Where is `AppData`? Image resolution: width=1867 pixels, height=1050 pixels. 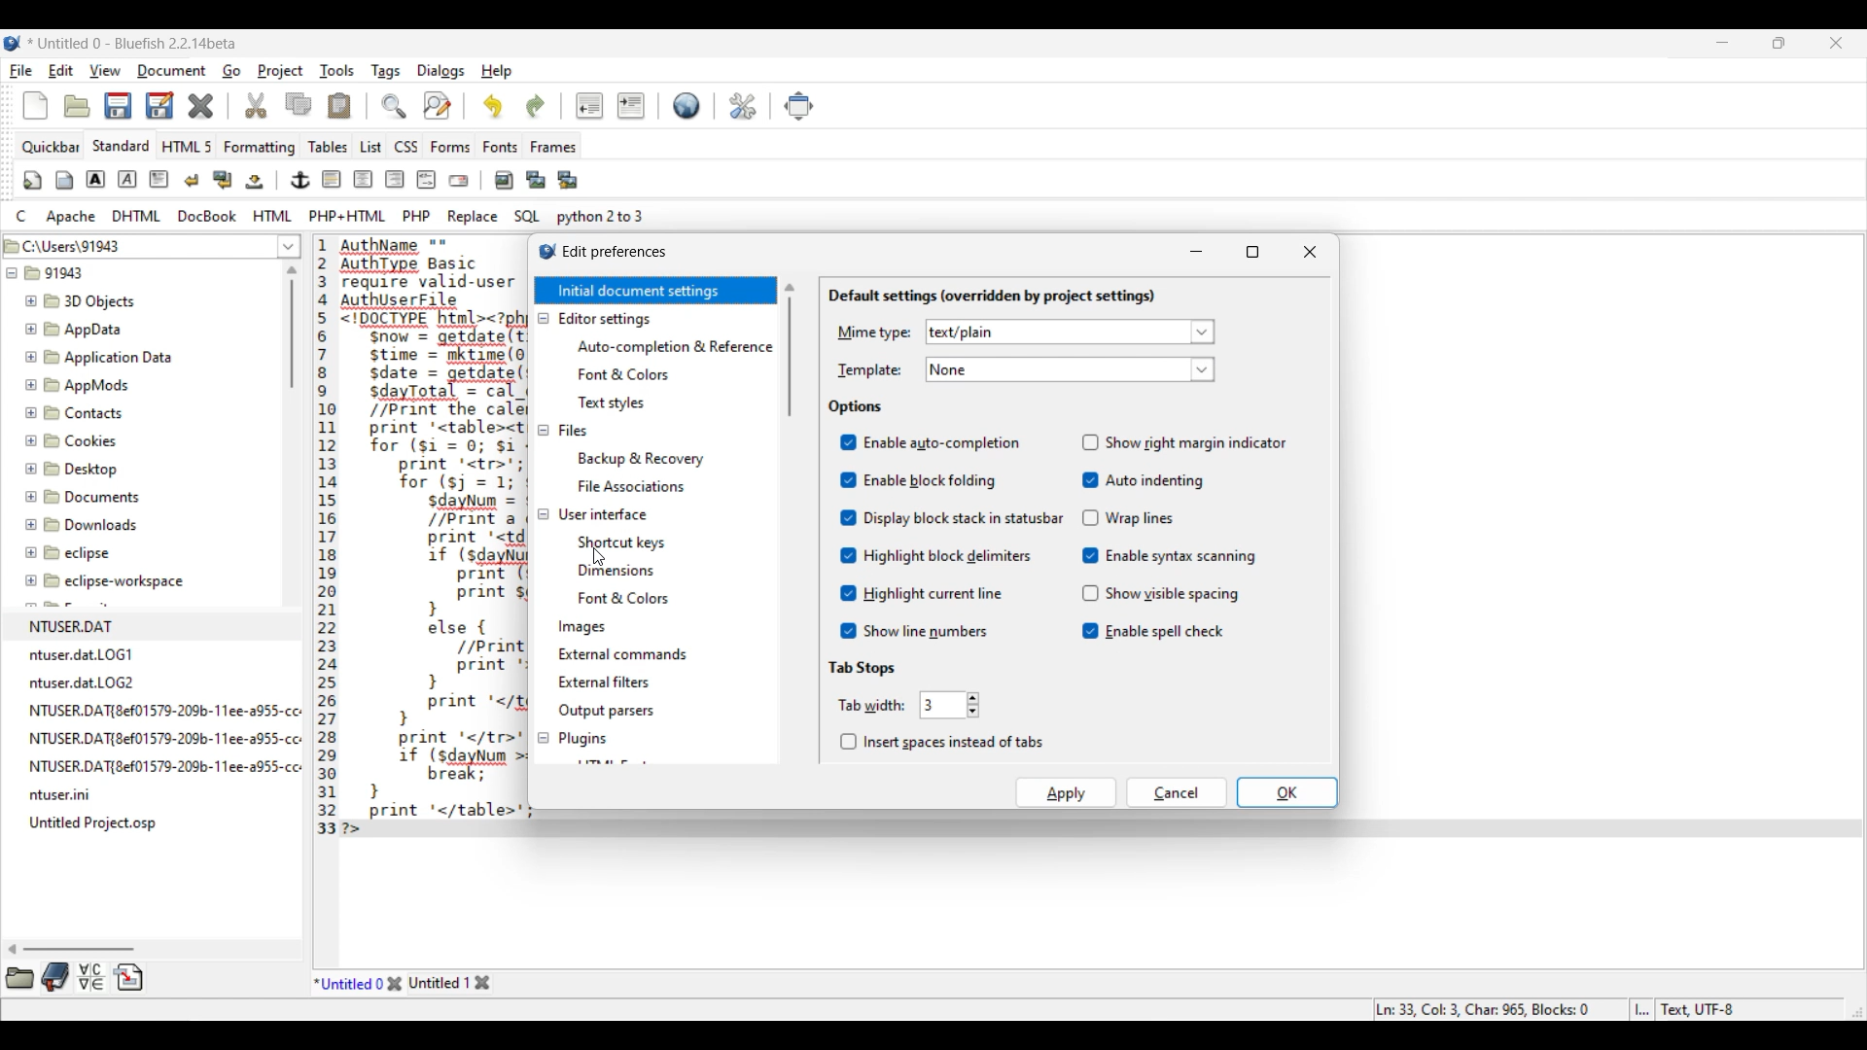 AppData is located at coordinates (77, 328).